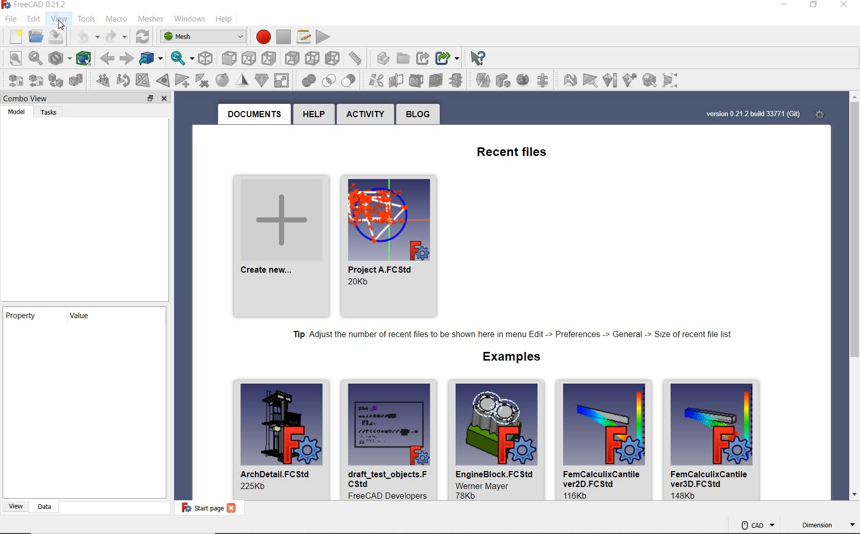  I want to click on recent project, so click(395, 248).